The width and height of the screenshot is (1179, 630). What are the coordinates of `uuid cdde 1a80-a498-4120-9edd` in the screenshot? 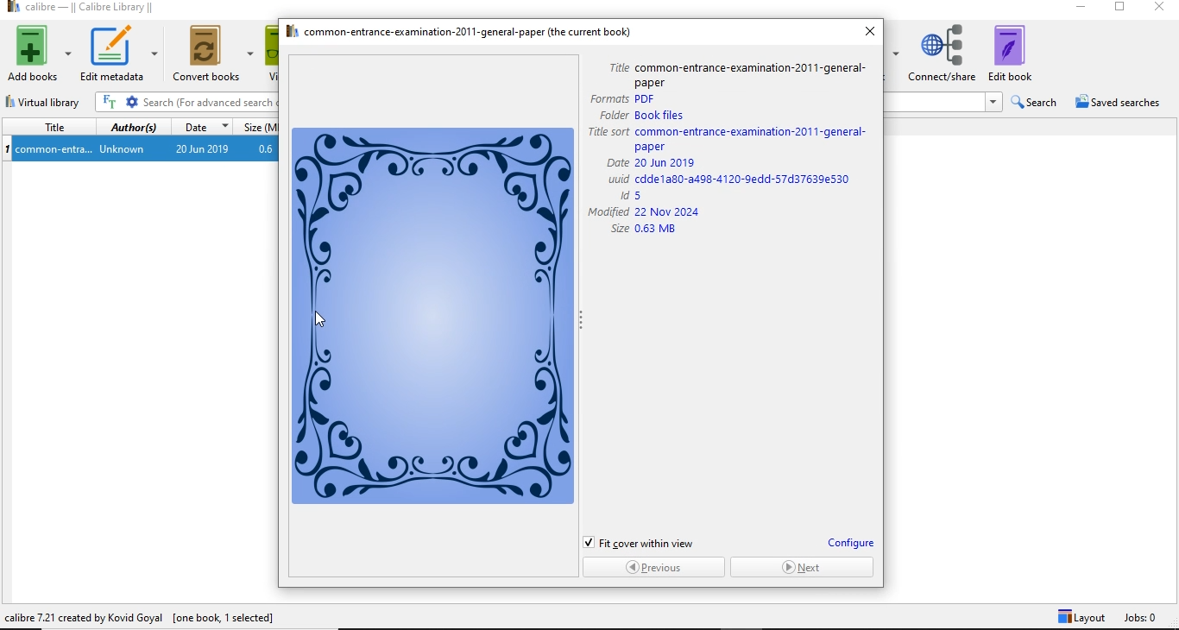 It's located at (731, 179).